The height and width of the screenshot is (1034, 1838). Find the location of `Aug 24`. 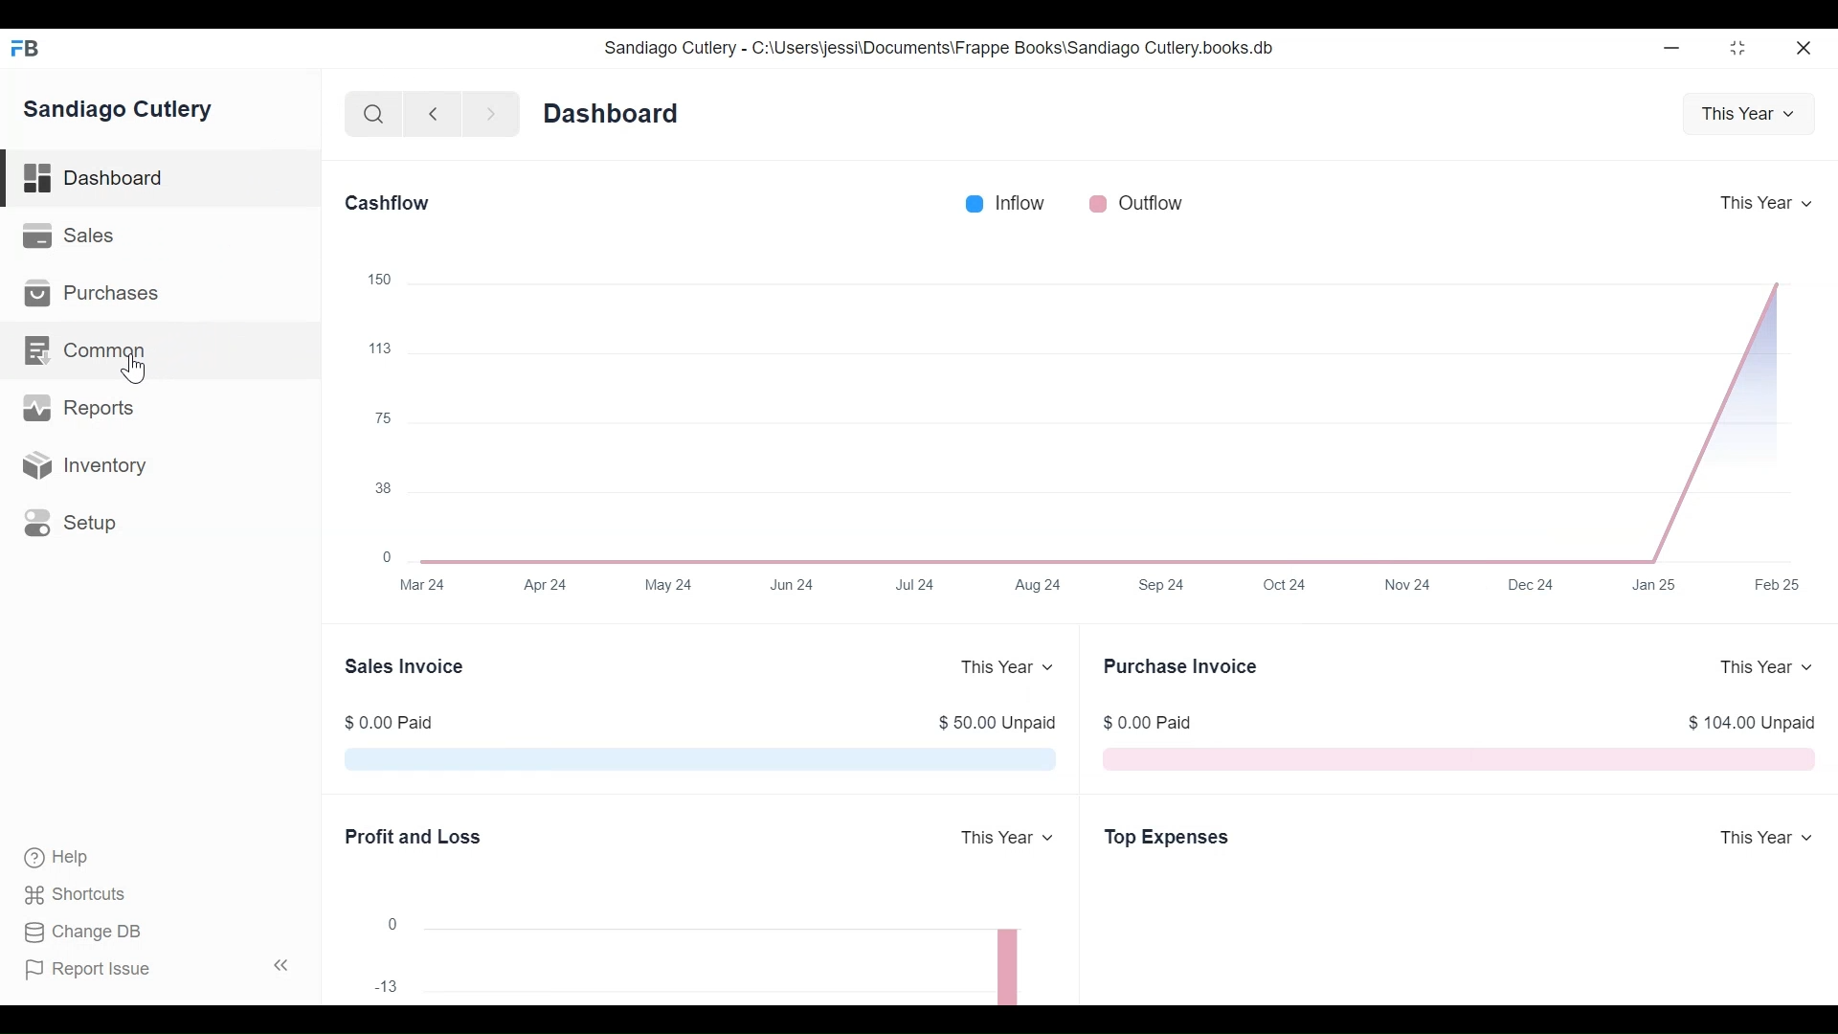

Aug 24 is located at coordinates (1037, 585).